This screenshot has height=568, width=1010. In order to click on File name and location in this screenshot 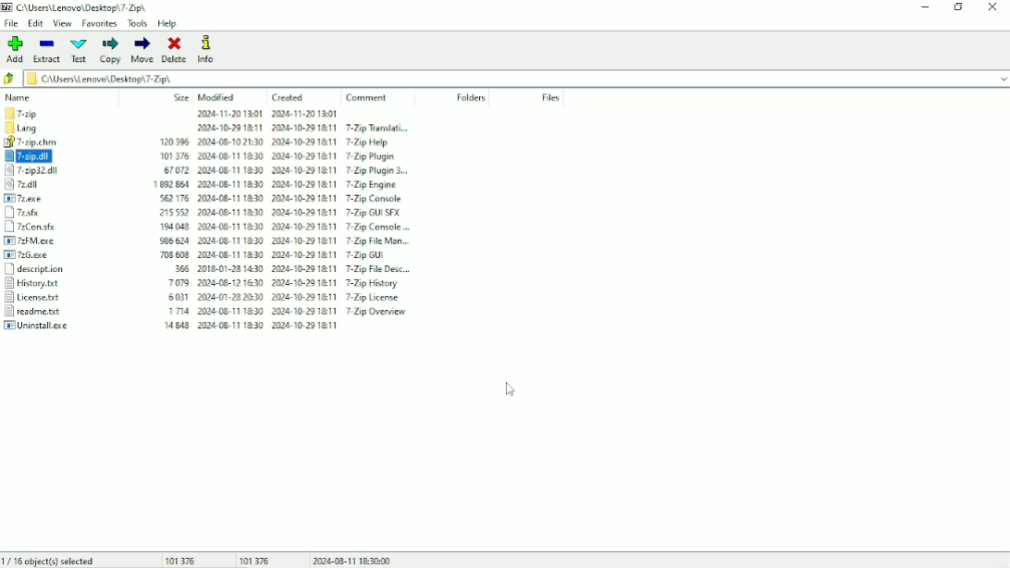, I will do `click(516, 79)`.